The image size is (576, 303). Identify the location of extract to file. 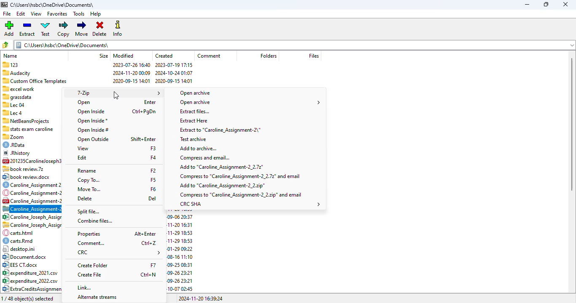
(220, 130).